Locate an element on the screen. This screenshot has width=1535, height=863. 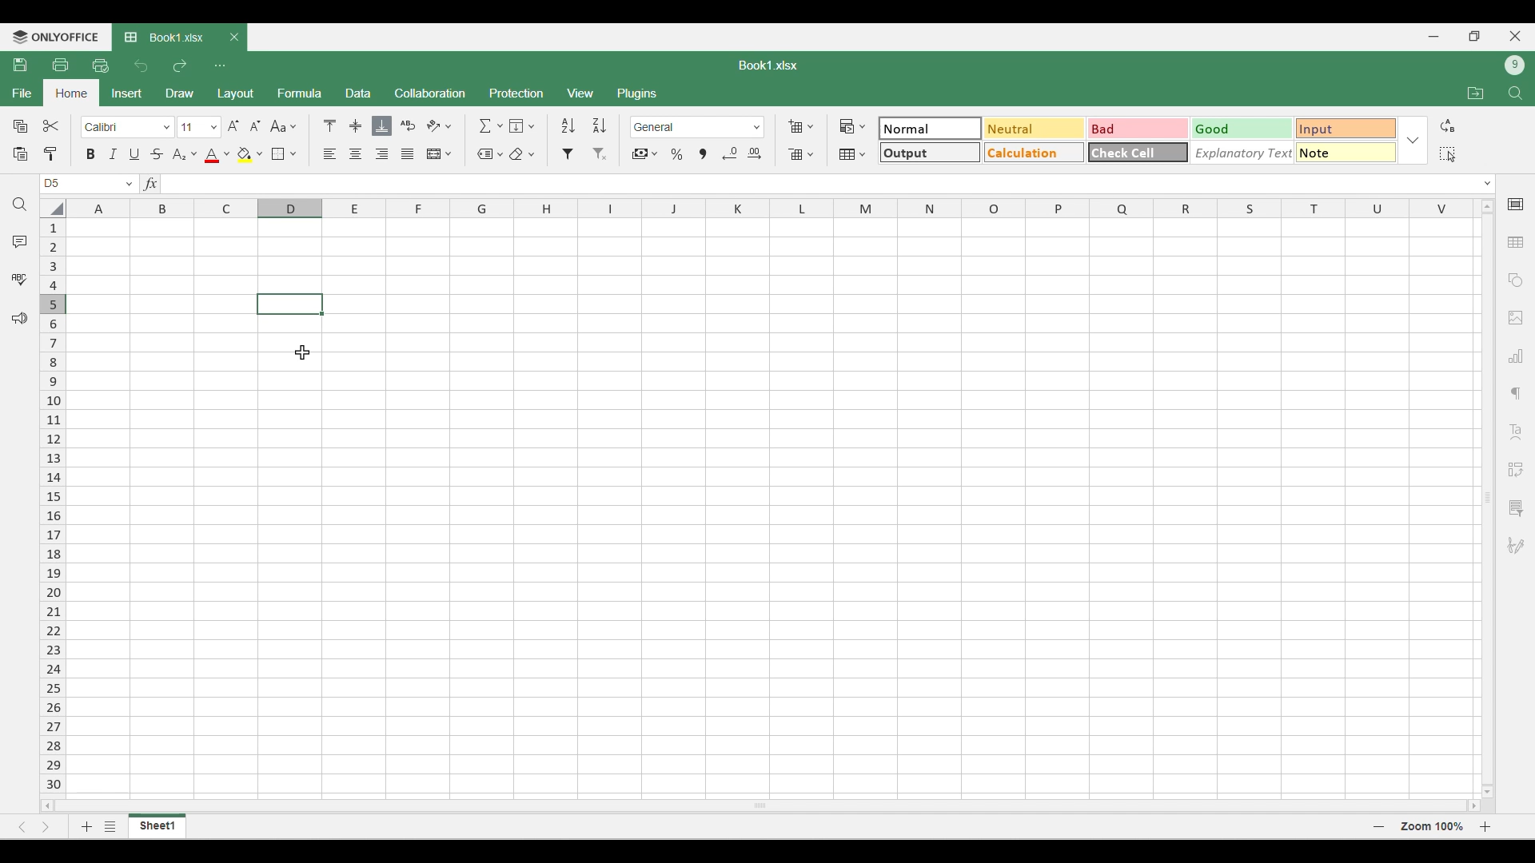
Underline is located at coordinates (134, 154).